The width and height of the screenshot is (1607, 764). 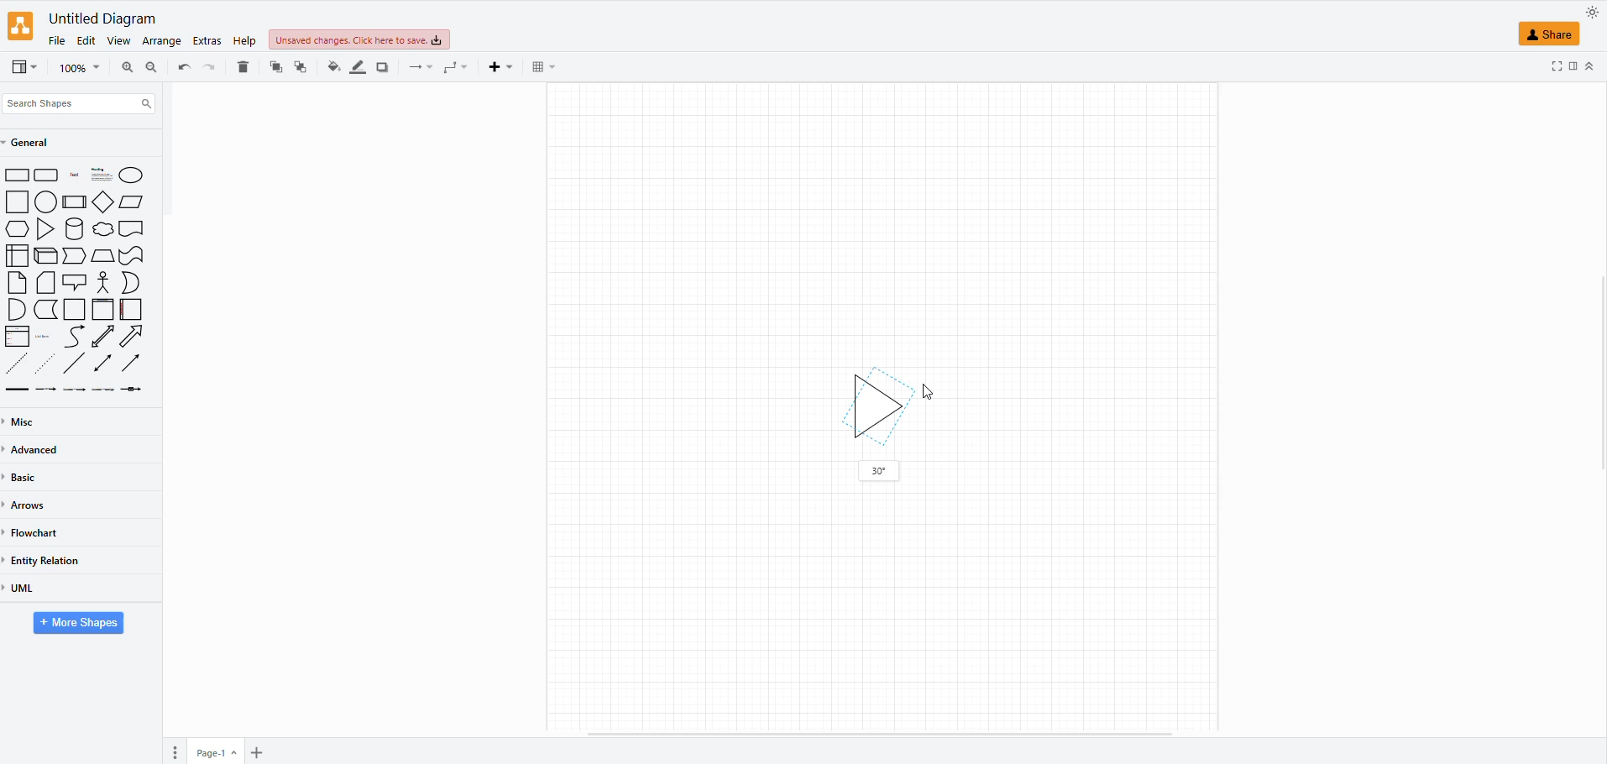 What do you see at coordinates (102, 175) in the screenshot?
I see `Subtitle` at bounding box center [102, 175].